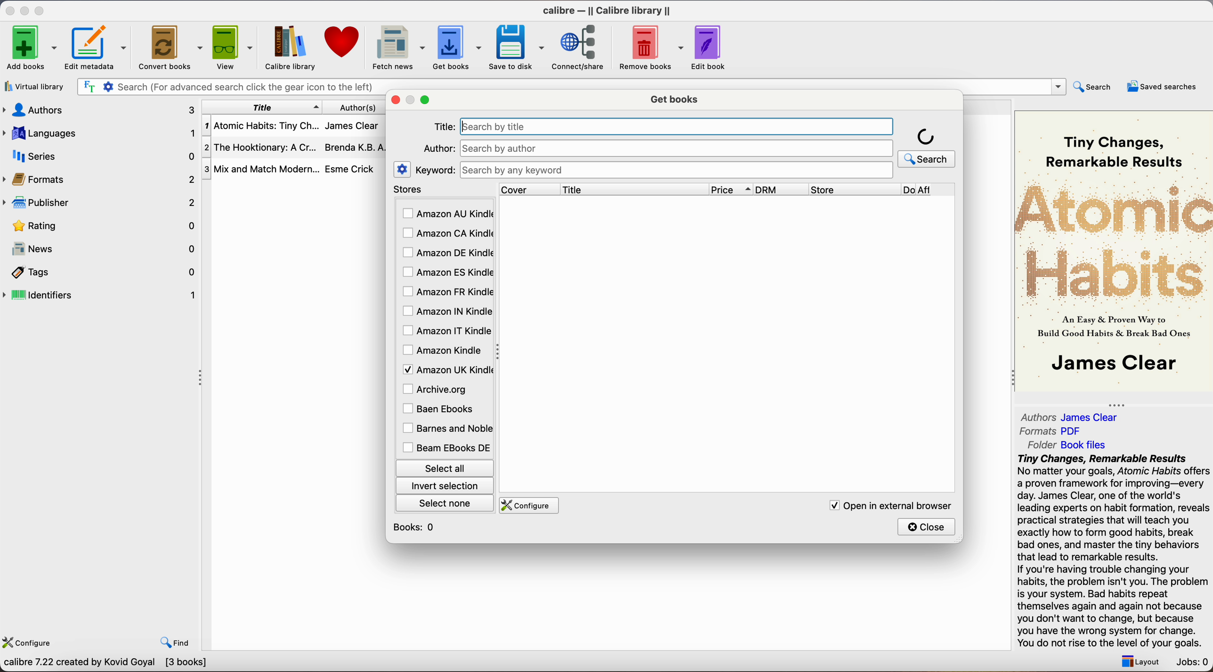  What do you see at coordinates (102, 273) in the screenshot?
I see `tags` at bounding box center [102, 273].